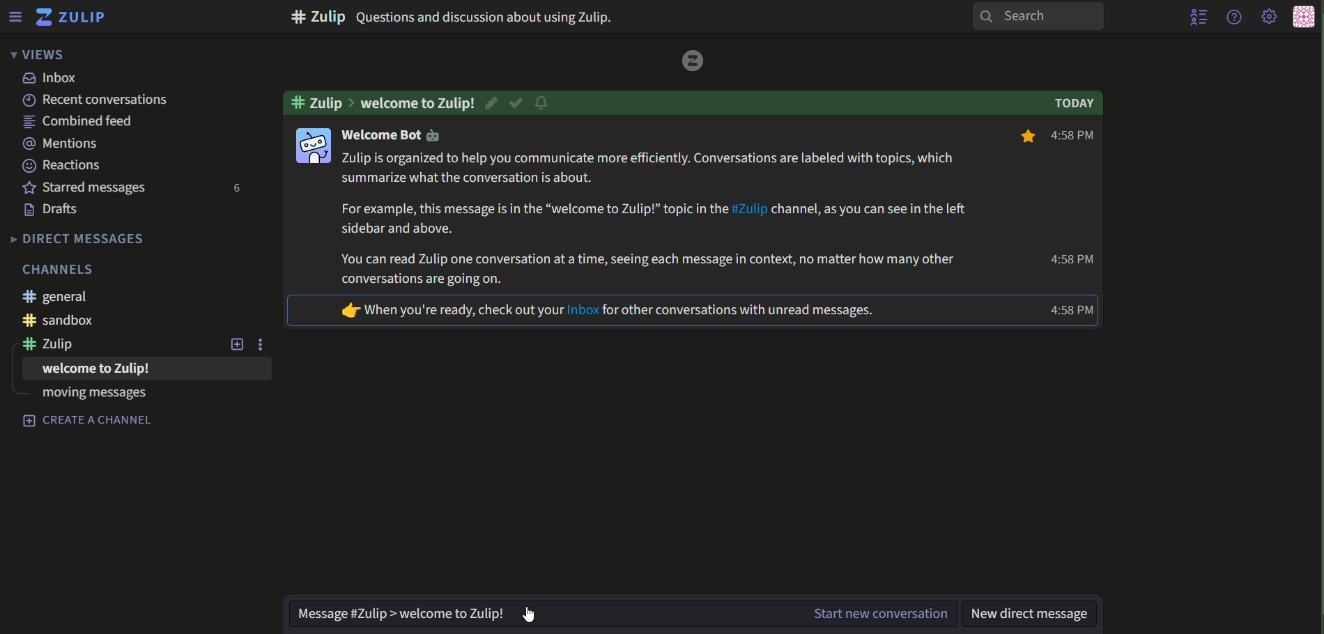  What do you see at coordinates (63, 165) in the screenshot?
I see `text` at bounding box center [63, 165].